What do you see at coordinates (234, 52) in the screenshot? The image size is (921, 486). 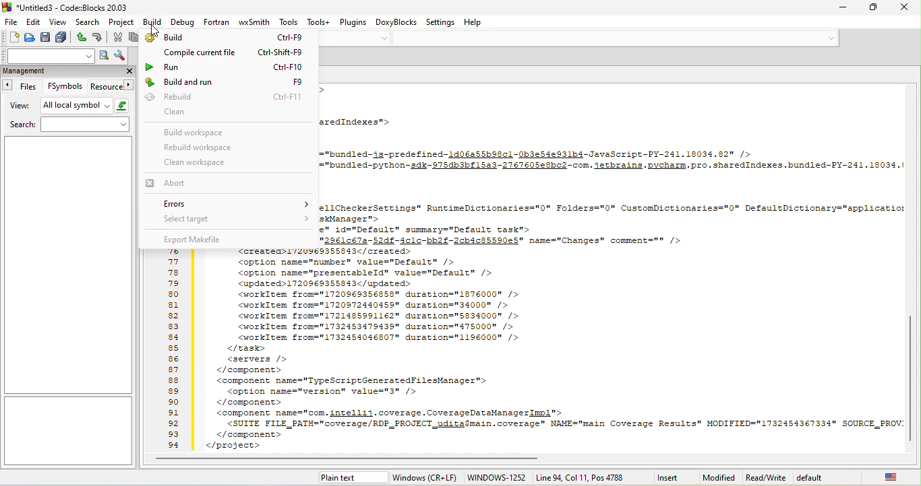 I see `compile current file` at bounding box center [234, 52].